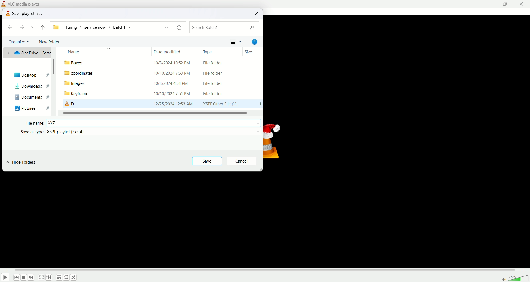 This screenshot has height=282, width=530. What do you see at coordinates (34, 27) in the screenshot?
I see `drop down` at bounding box center [34, 27].